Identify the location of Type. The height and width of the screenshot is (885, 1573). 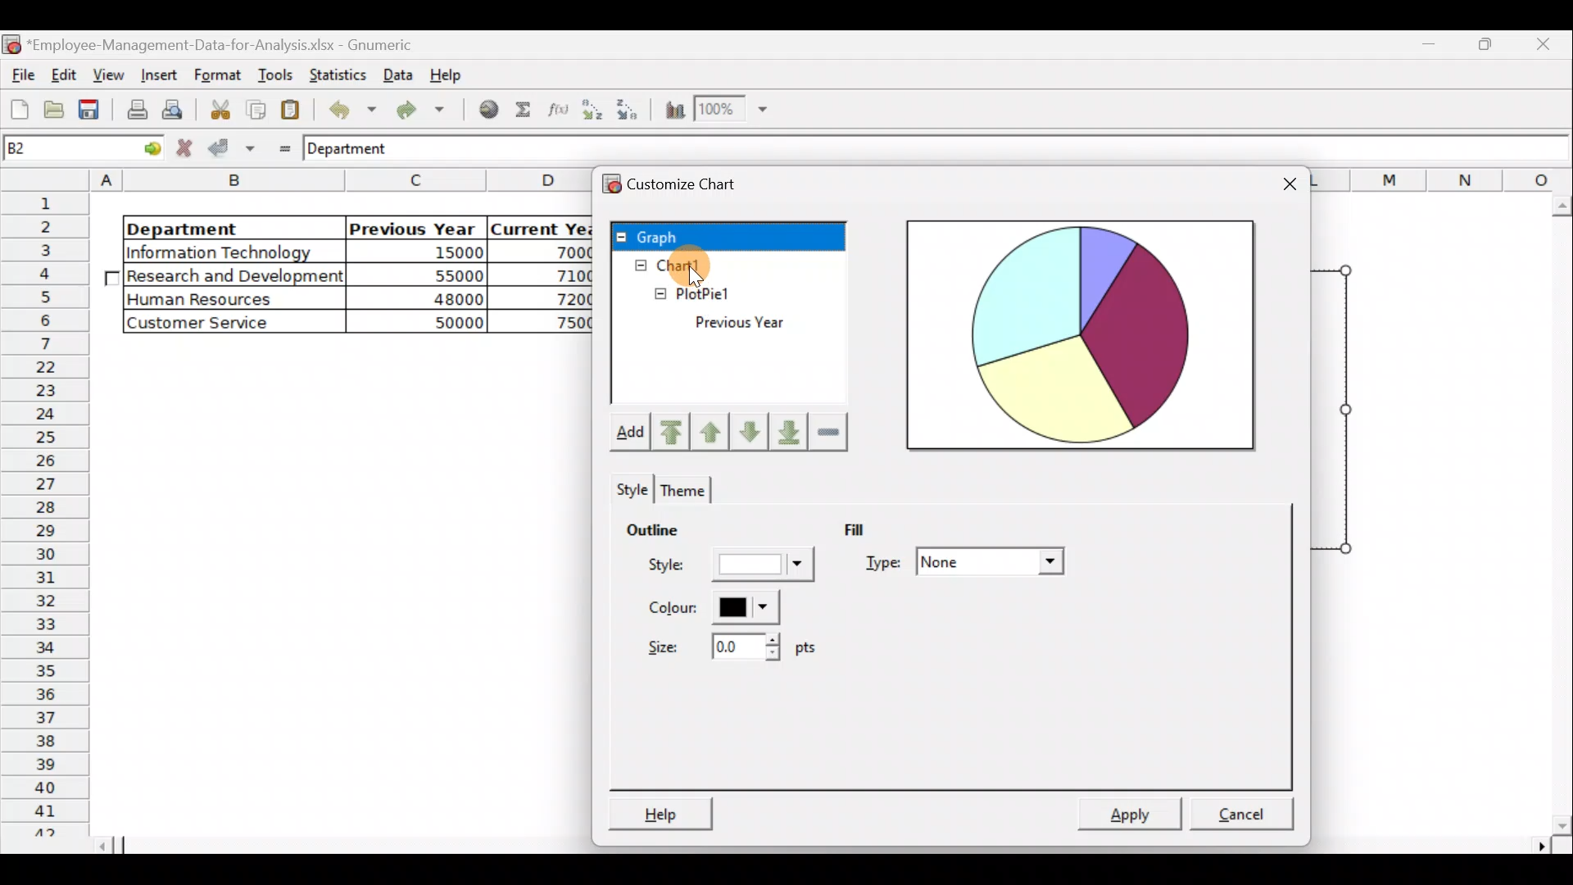
(978, 562).